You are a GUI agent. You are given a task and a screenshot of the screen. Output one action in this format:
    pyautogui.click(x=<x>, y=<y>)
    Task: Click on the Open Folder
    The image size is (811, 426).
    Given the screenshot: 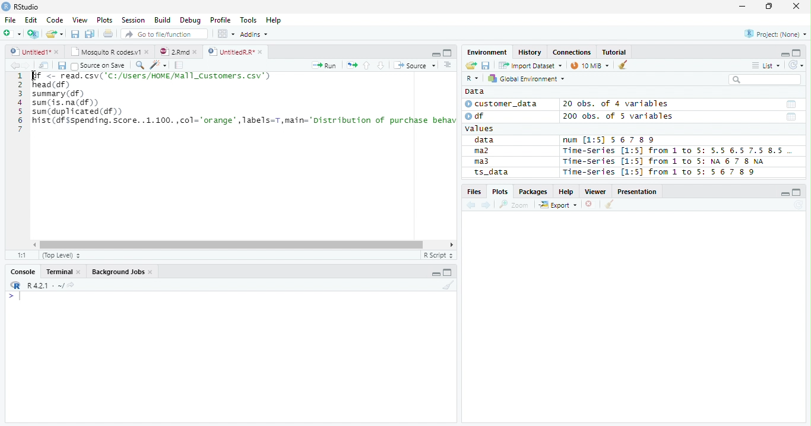 What is the action you would take?
    pyautogui.click(x=55, y=33)
    